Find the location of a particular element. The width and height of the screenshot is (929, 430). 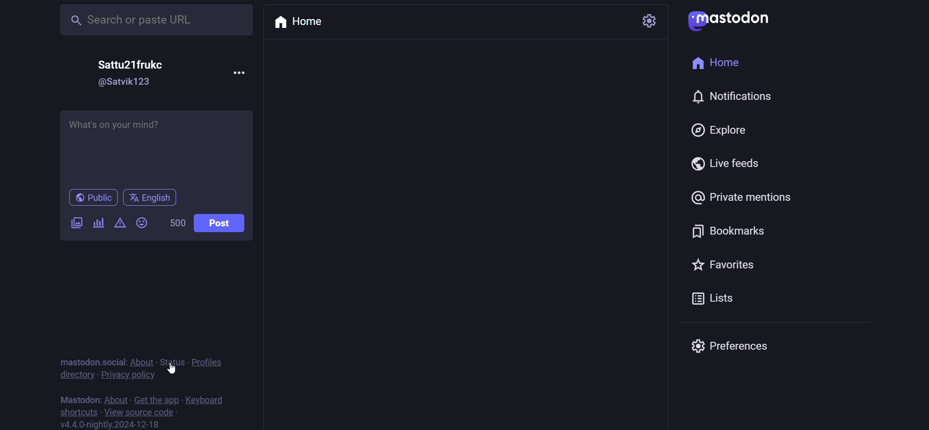

english is located at coordinates (151, 197).